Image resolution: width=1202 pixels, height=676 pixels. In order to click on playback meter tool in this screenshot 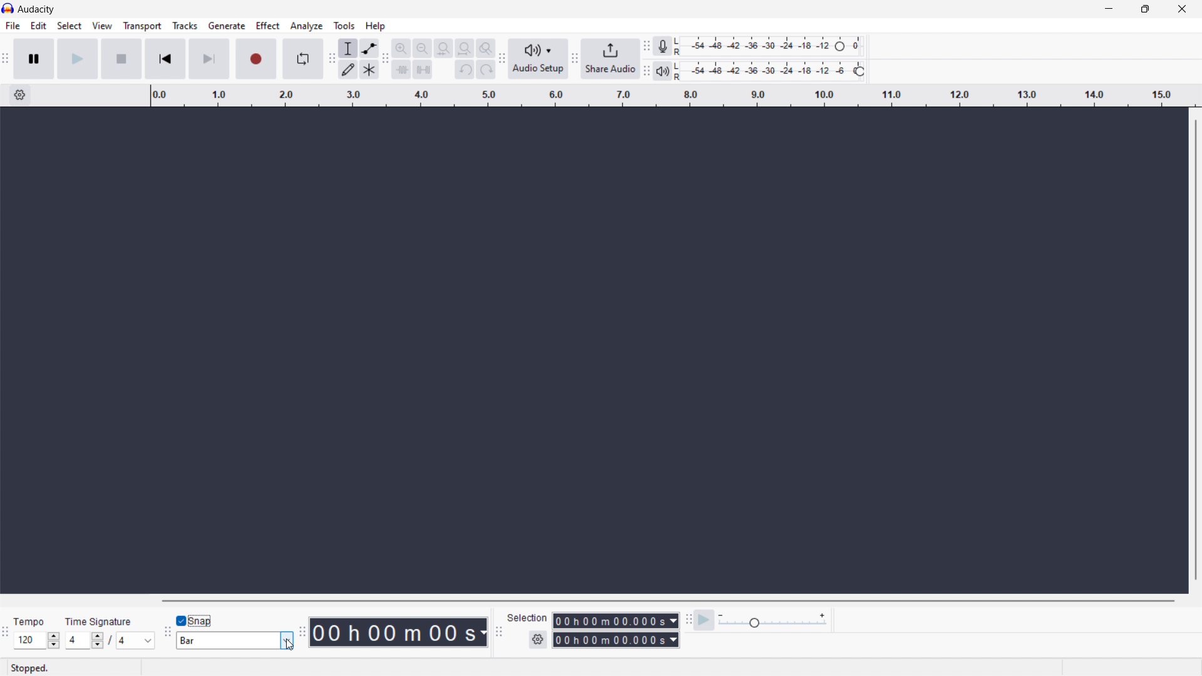, I will do `click(663, 71)`.